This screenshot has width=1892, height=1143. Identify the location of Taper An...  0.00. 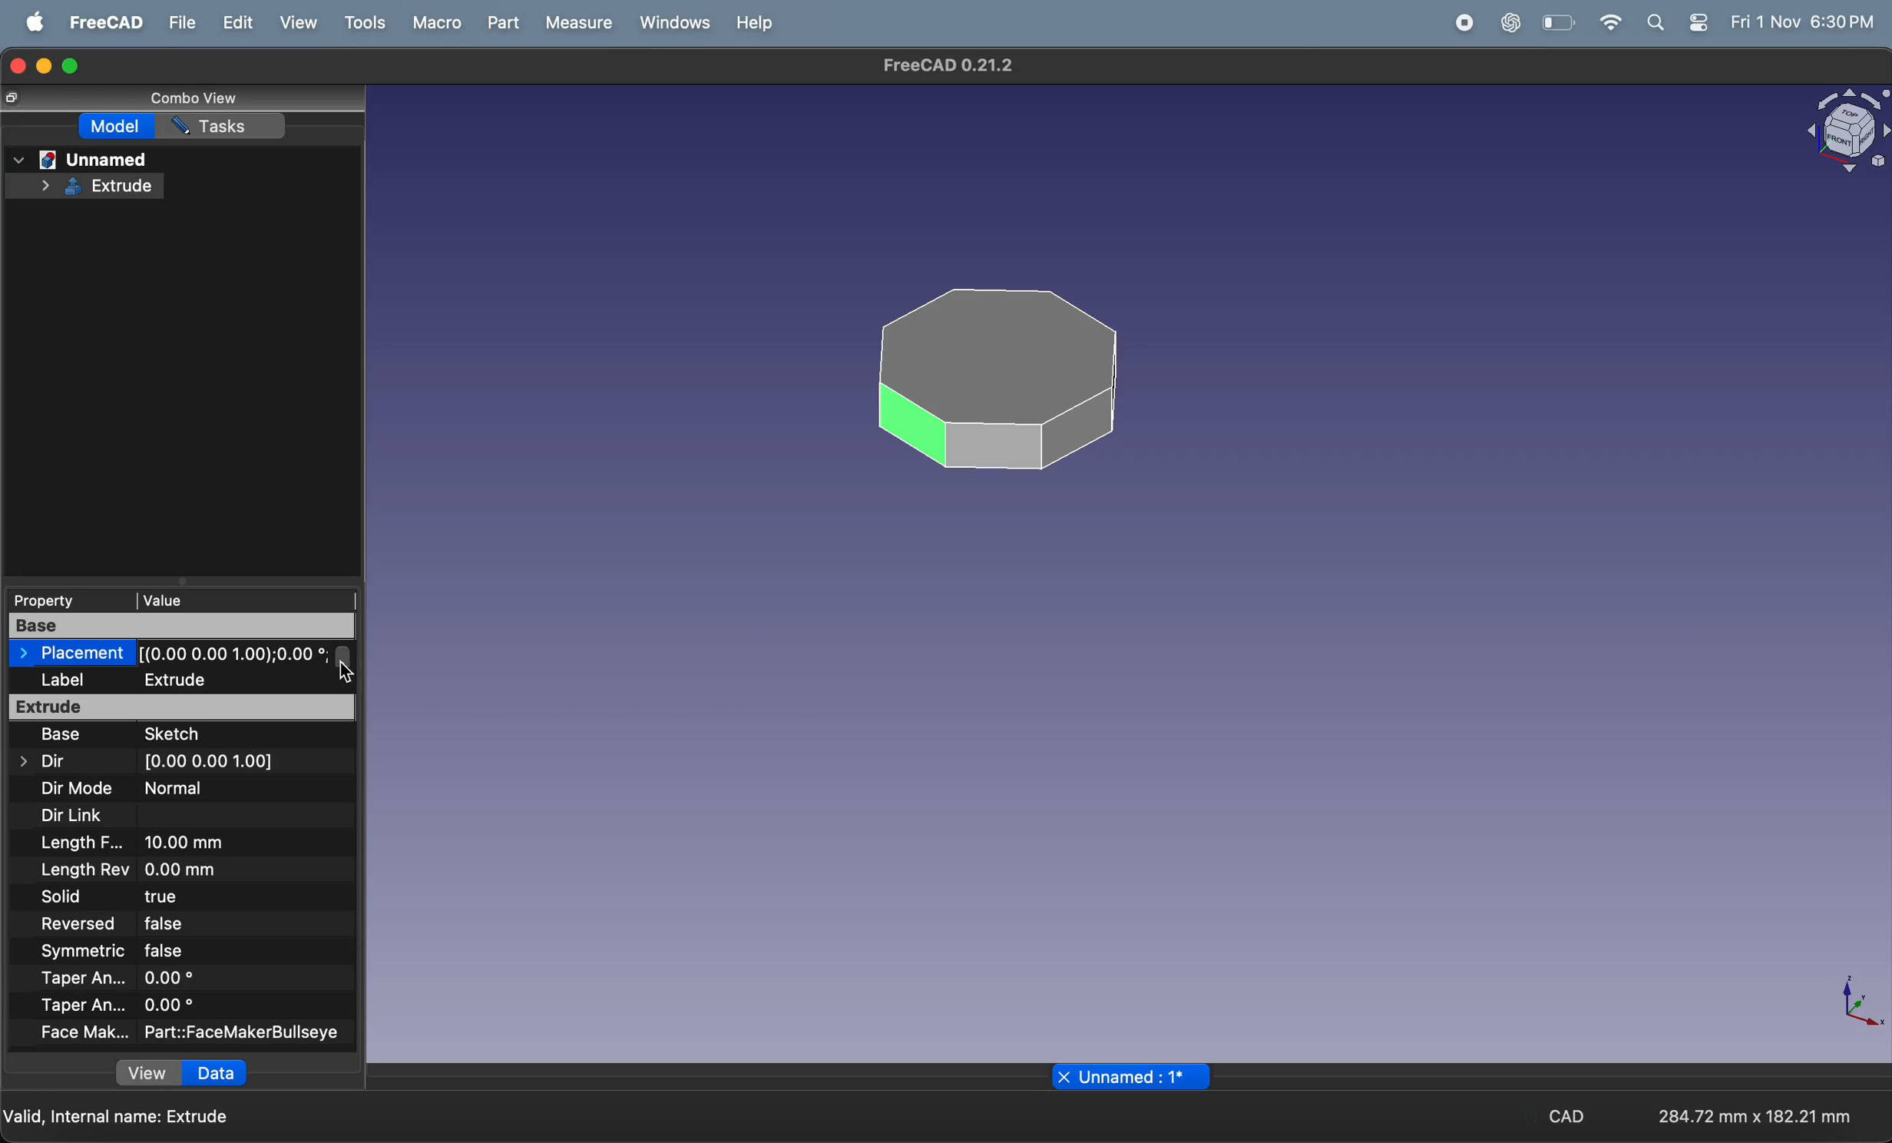
(134, 1008).